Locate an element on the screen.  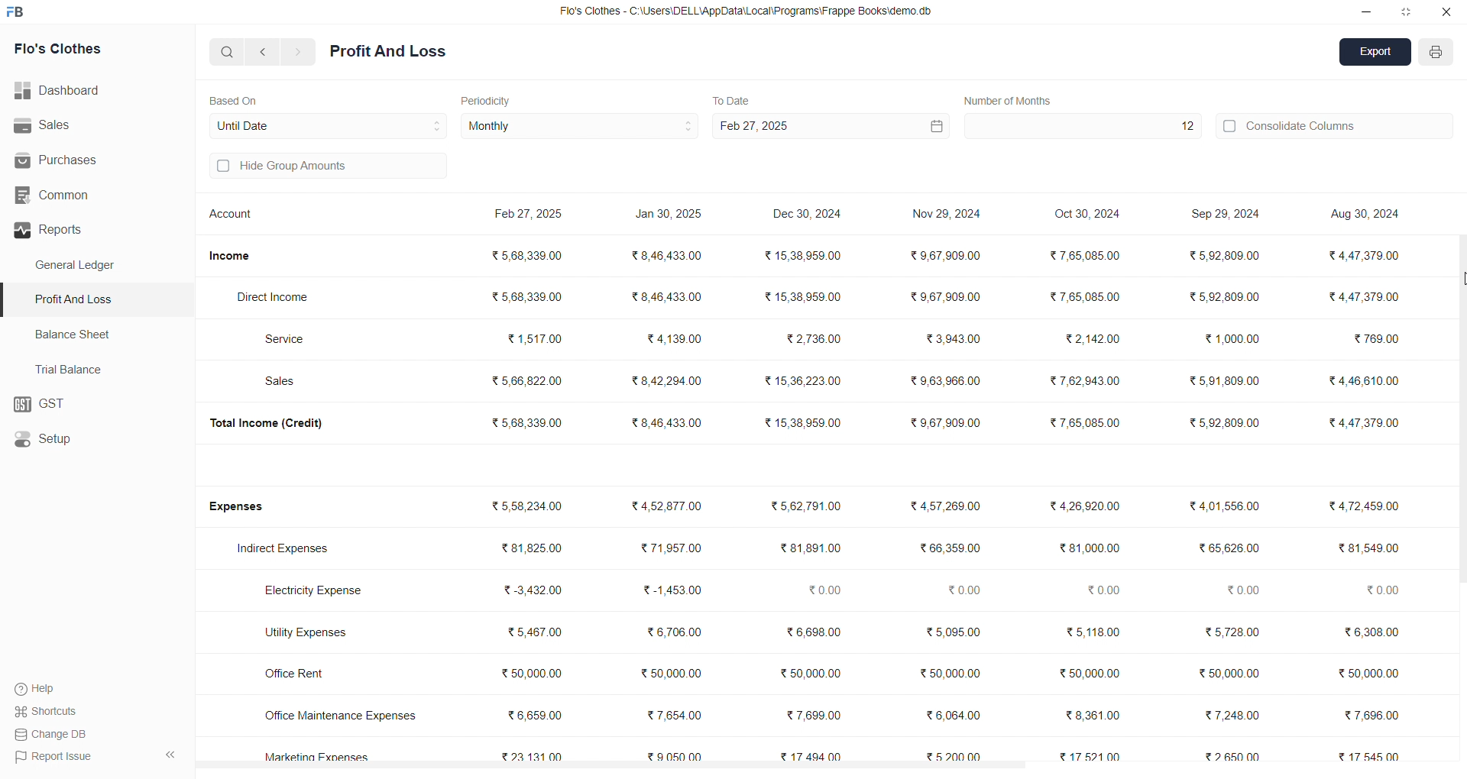
₹9,67,909.00 is located at coordinates (946, 422).